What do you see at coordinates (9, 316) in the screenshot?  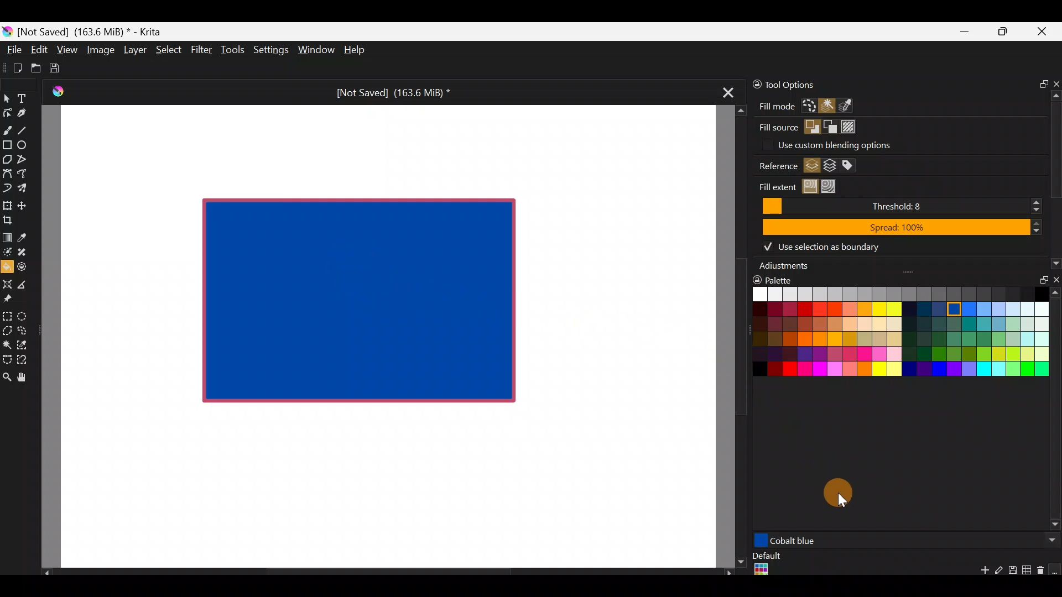 I see `Rectangular selection tool` at bounding box center [9, 316].